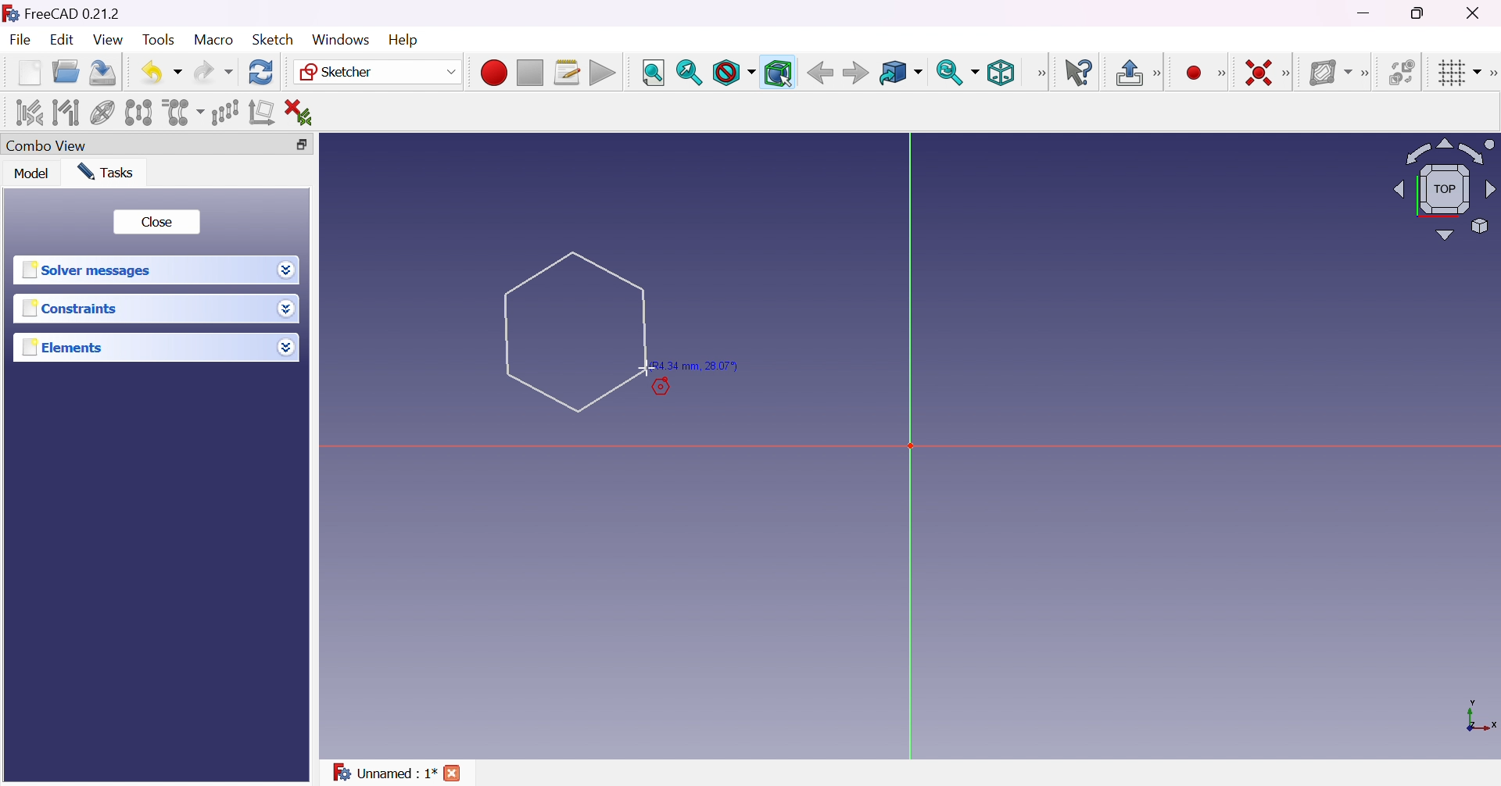  What do you see at coordinates (1477, 12) in the screenshot?
I see `Close` at bounding box center [1477, 12].